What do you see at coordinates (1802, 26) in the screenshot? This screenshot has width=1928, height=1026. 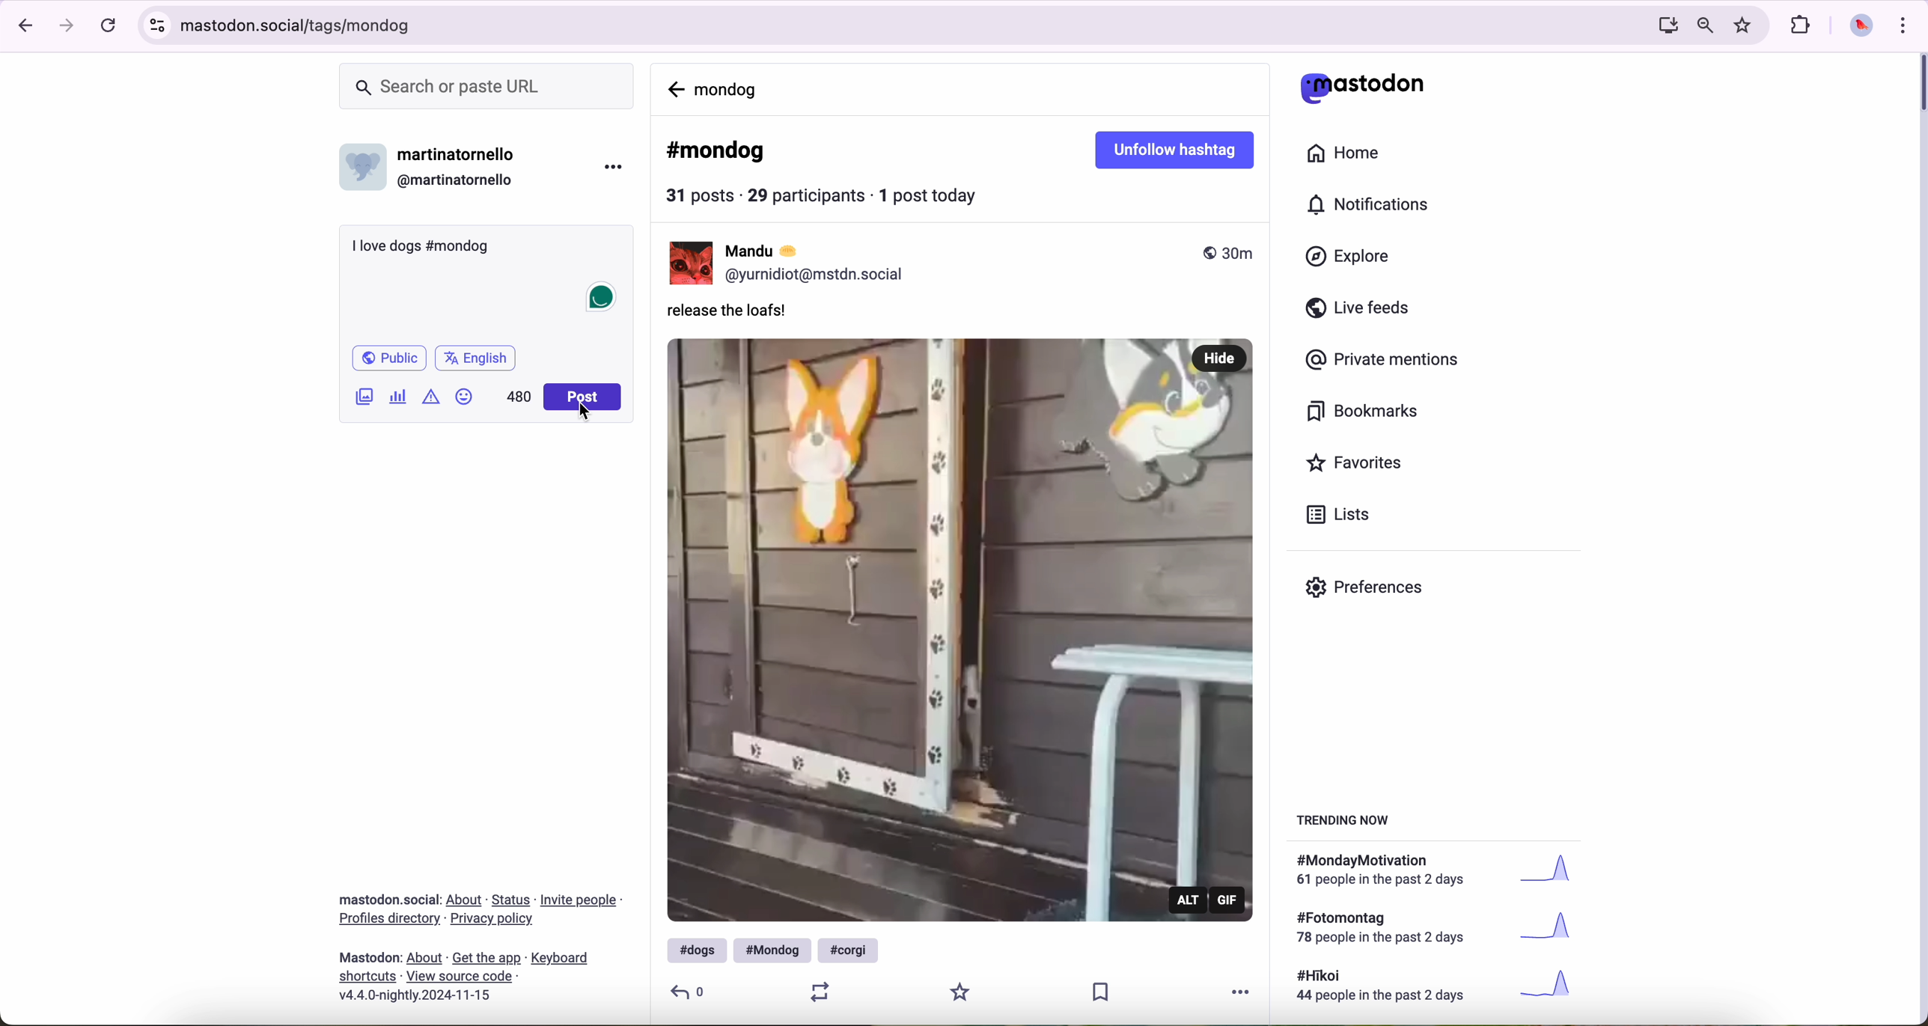 I see `extensions` at bounding box center [1802, 26].